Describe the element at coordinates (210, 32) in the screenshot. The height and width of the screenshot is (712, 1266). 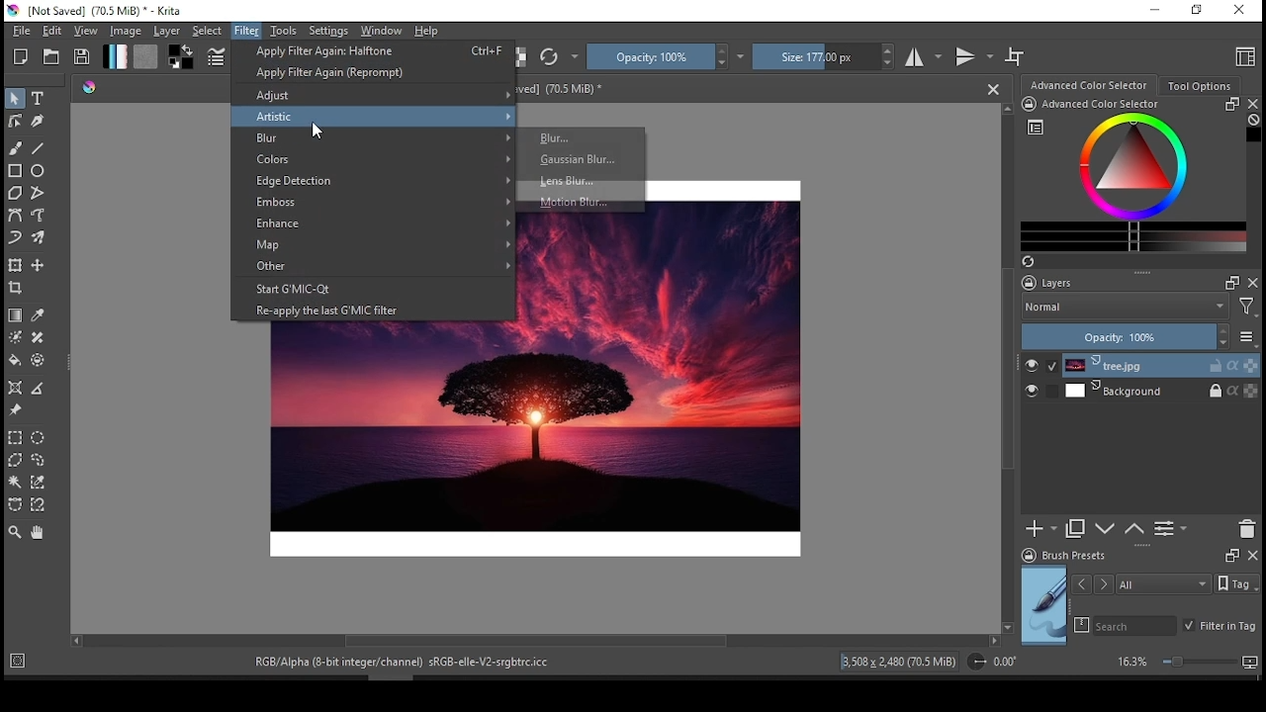
I see `select` at that location.